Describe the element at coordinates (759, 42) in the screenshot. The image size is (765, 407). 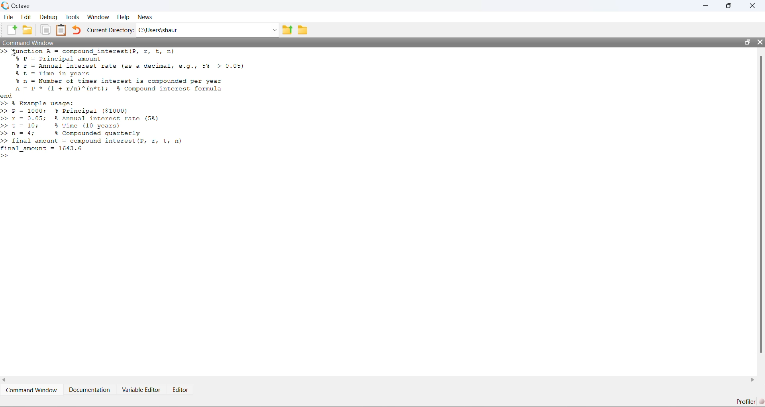
I see `Close` at that location.